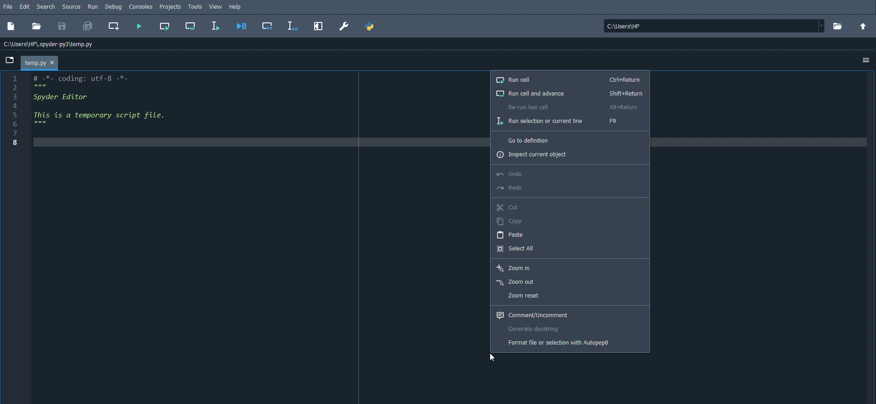 The width and height of the screenshot is (876, 404). What do you see at coordinates (89, 27) in the screenshot?
I see `Save all files` at bounding box center [89, 27].